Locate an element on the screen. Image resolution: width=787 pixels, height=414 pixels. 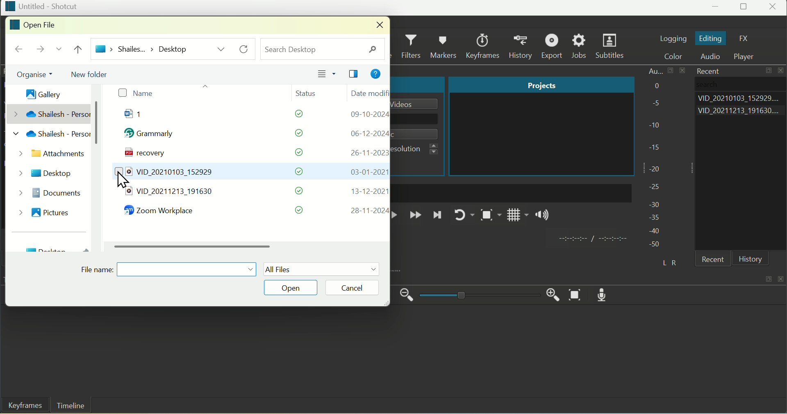
status is located at coordinates (294, 115).